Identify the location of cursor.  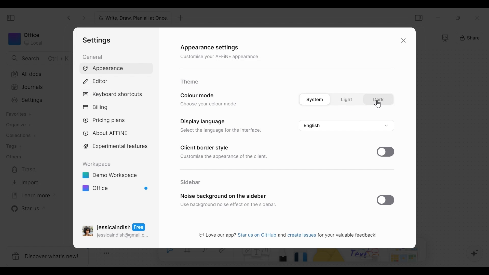
(378, 106).